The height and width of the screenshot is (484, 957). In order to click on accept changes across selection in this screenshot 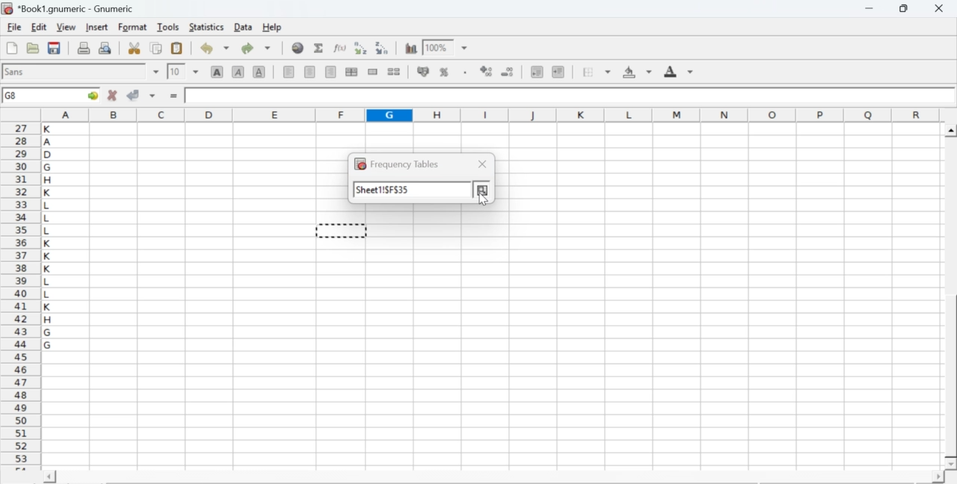, I will do `click(152, 95)`.